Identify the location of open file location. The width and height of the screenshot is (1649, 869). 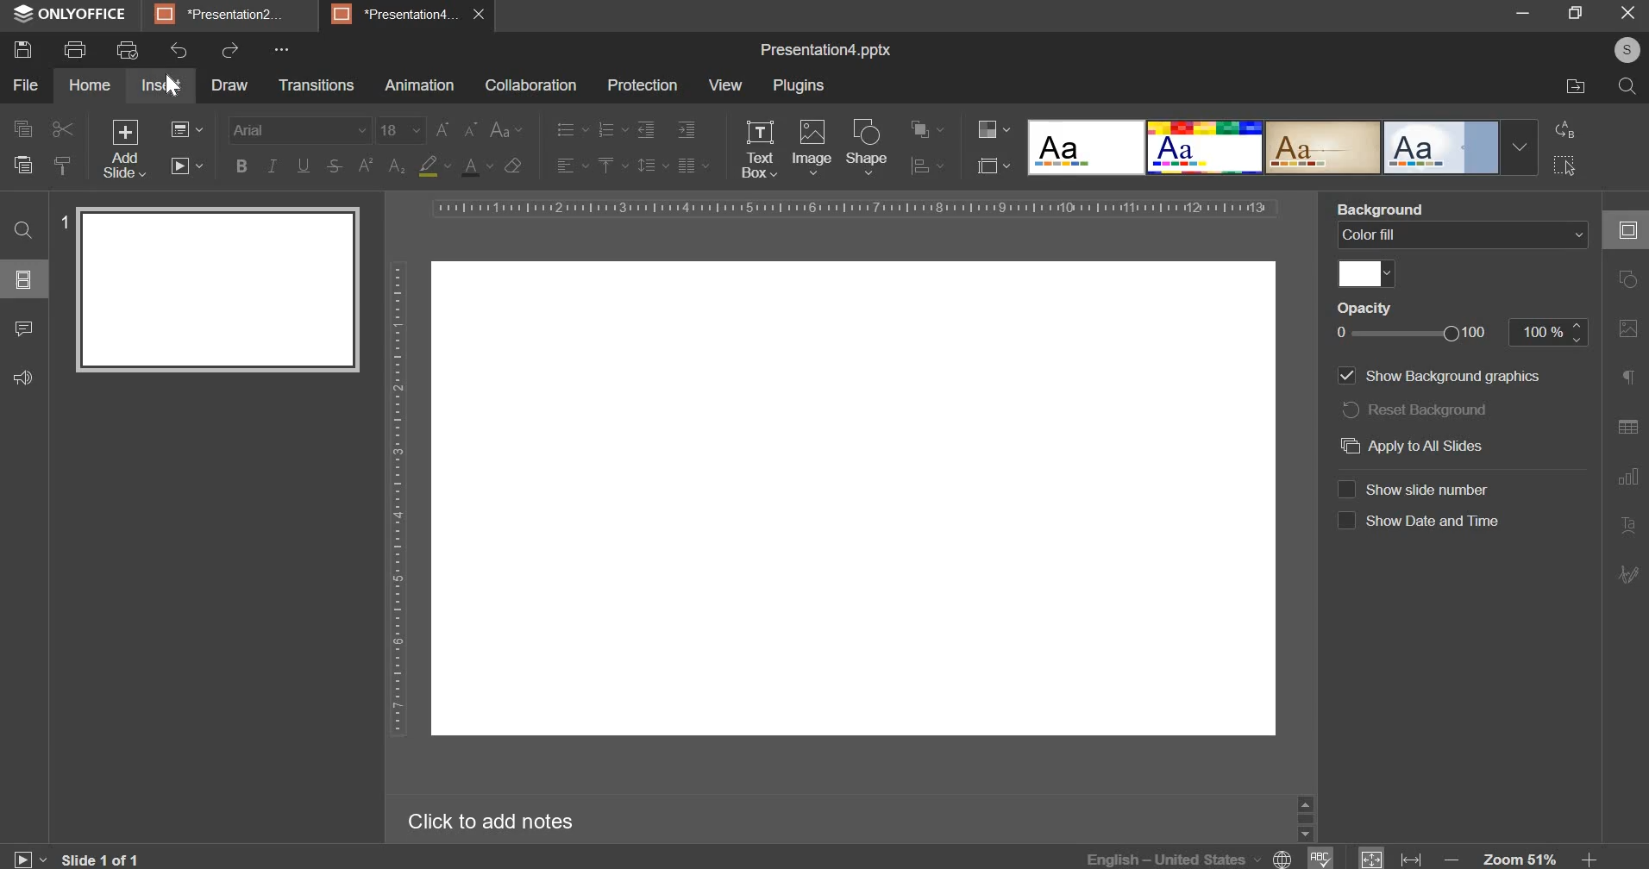
(1573, 88).